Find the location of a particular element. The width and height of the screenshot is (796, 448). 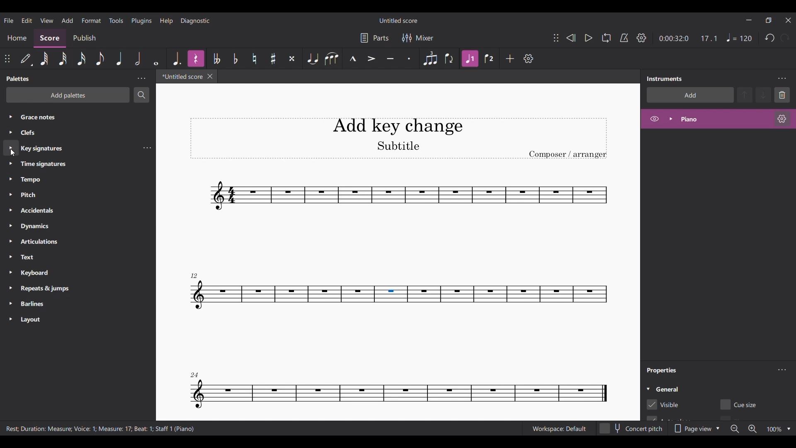

Palettes settings  is located at coordinates (142, 78).